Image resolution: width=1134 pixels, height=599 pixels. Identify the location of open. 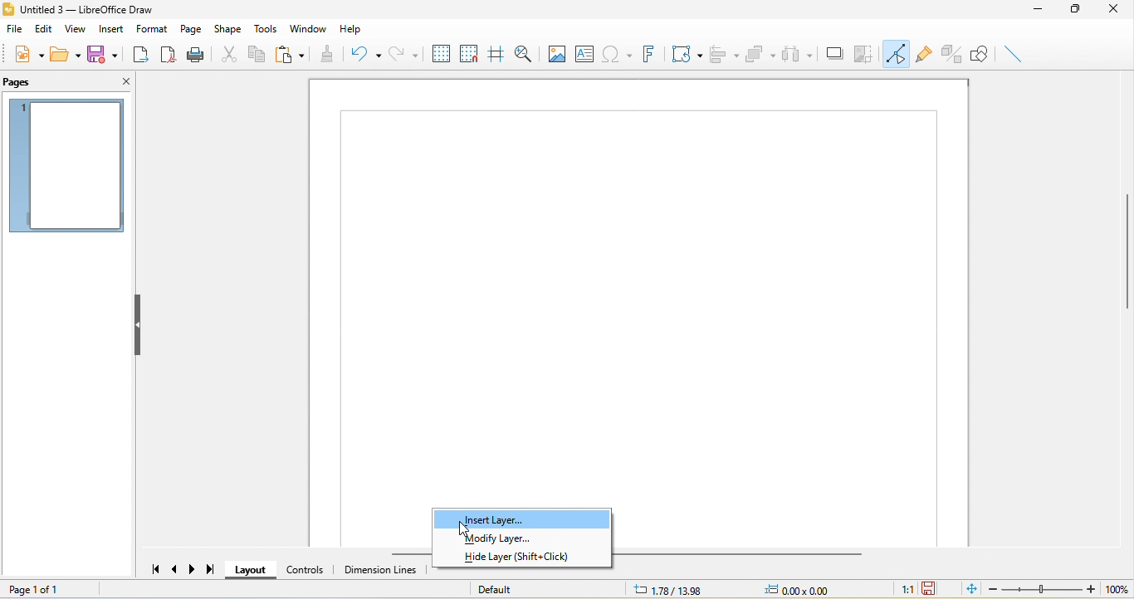
(66, 56).